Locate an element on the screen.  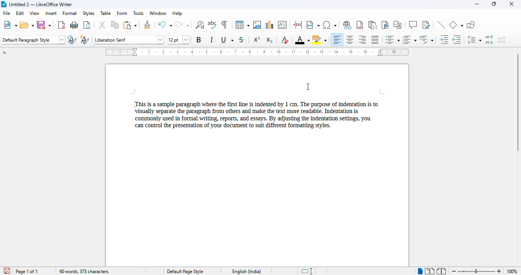
insert footnote is located at coordinates (360, 25).